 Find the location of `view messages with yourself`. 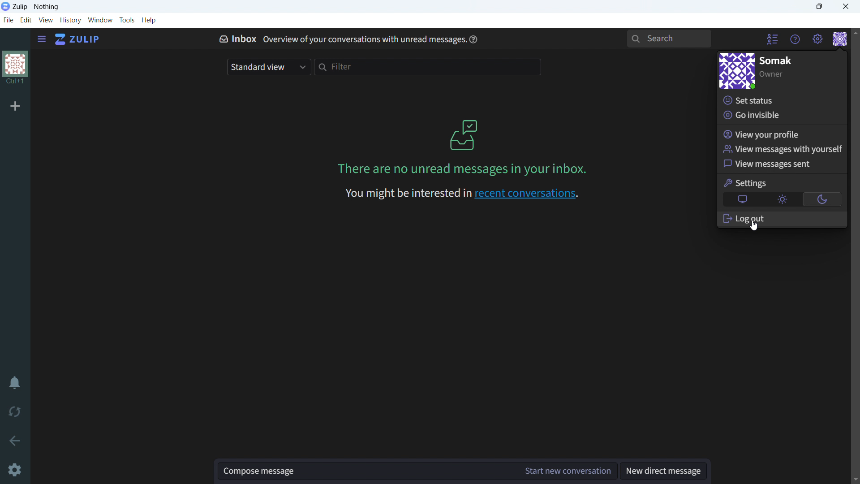

view messages with yourself is located at coordinates (782, 149).